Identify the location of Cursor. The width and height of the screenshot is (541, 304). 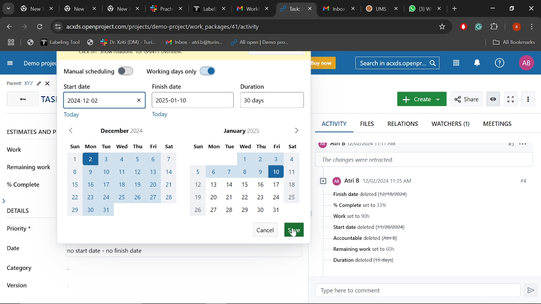
(294, 235).